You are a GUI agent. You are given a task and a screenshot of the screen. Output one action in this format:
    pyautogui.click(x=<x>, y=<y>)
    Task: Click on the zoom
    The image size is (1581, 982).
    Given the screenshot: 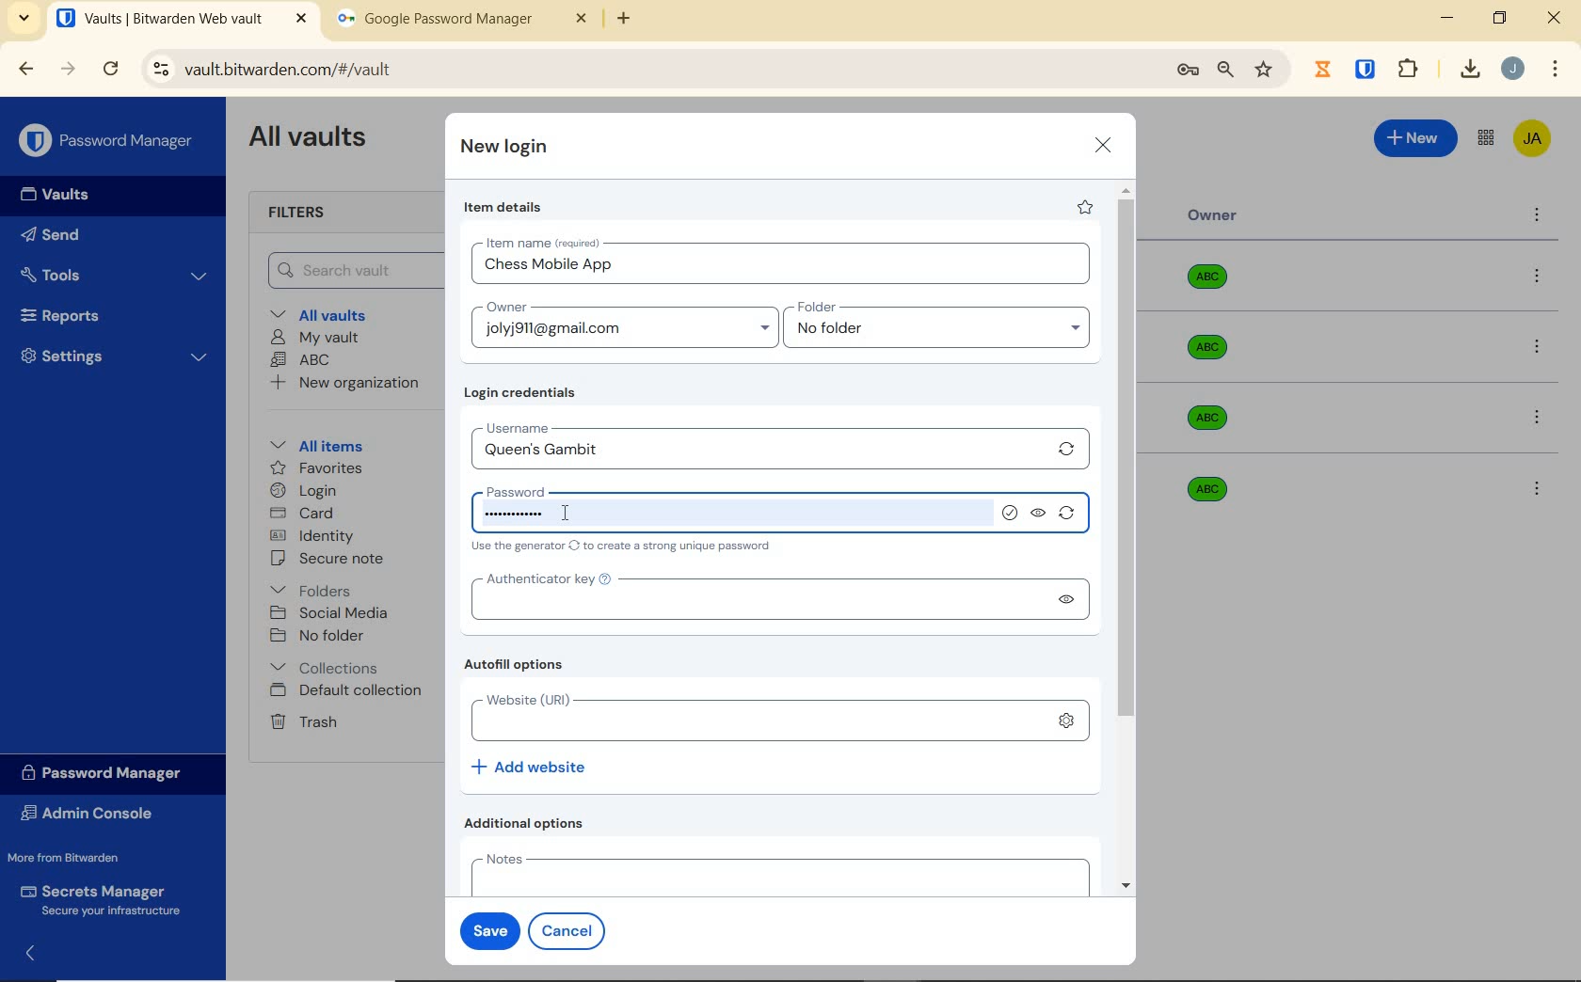 What is the action you would take?
    pyautogui.click(x=1224, y=70)
    